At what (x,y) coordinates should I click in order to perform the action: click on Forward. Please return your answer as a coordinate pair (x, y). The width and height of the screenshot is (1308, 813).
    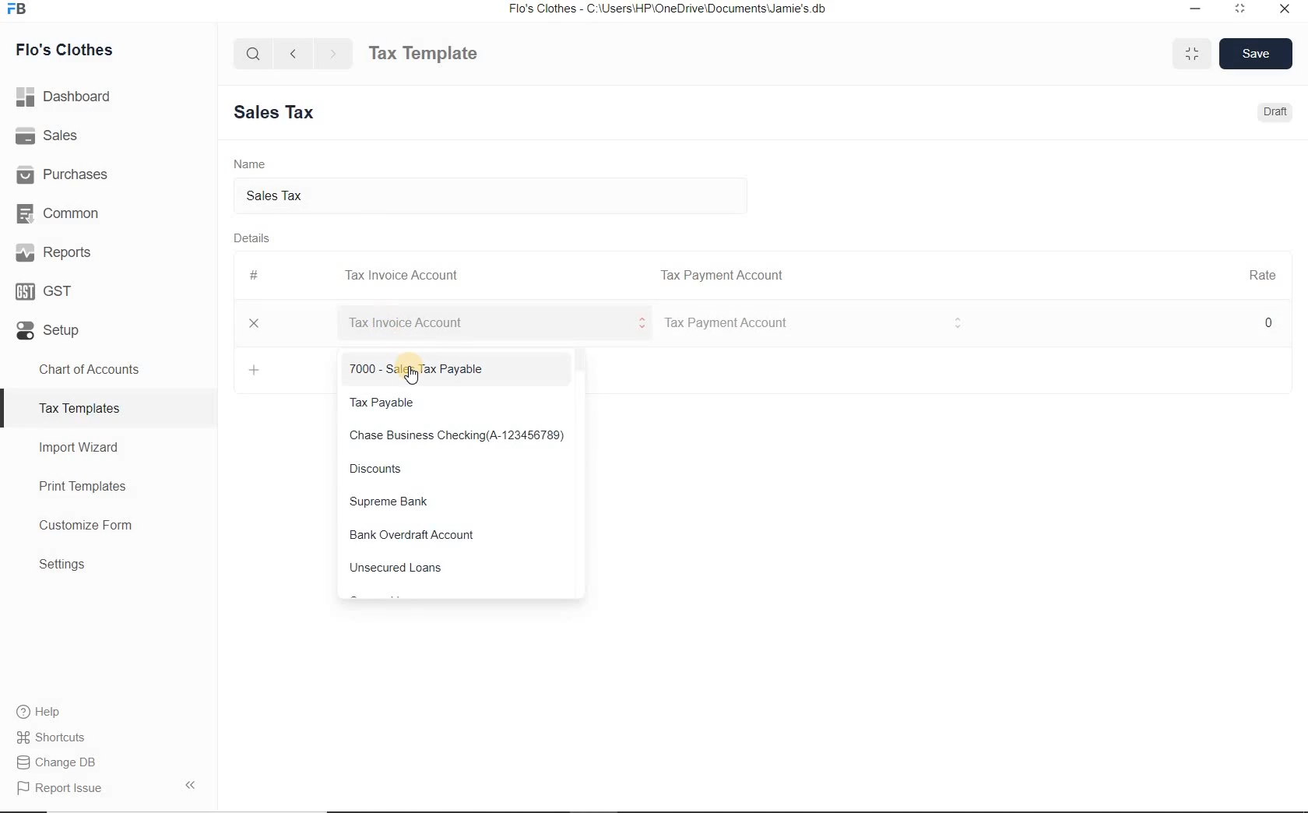
    Looking at the image, I should click on (334, 53).